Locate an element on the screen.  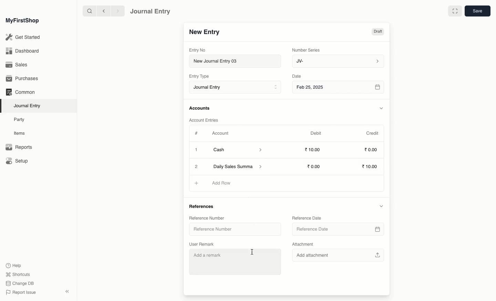
Draft is located at coordinates (378, 32).